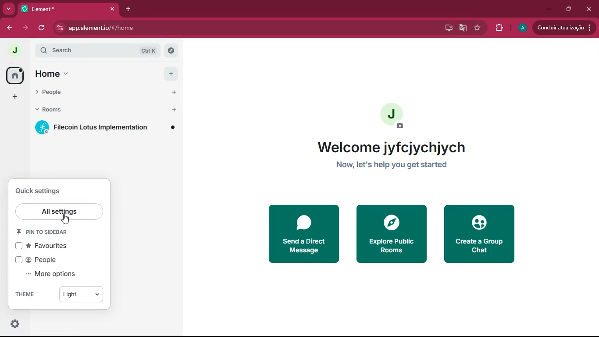  What do you see at coordinates (61, 90) in the screenshot?
I see `people` at bounding box center [61, 90].